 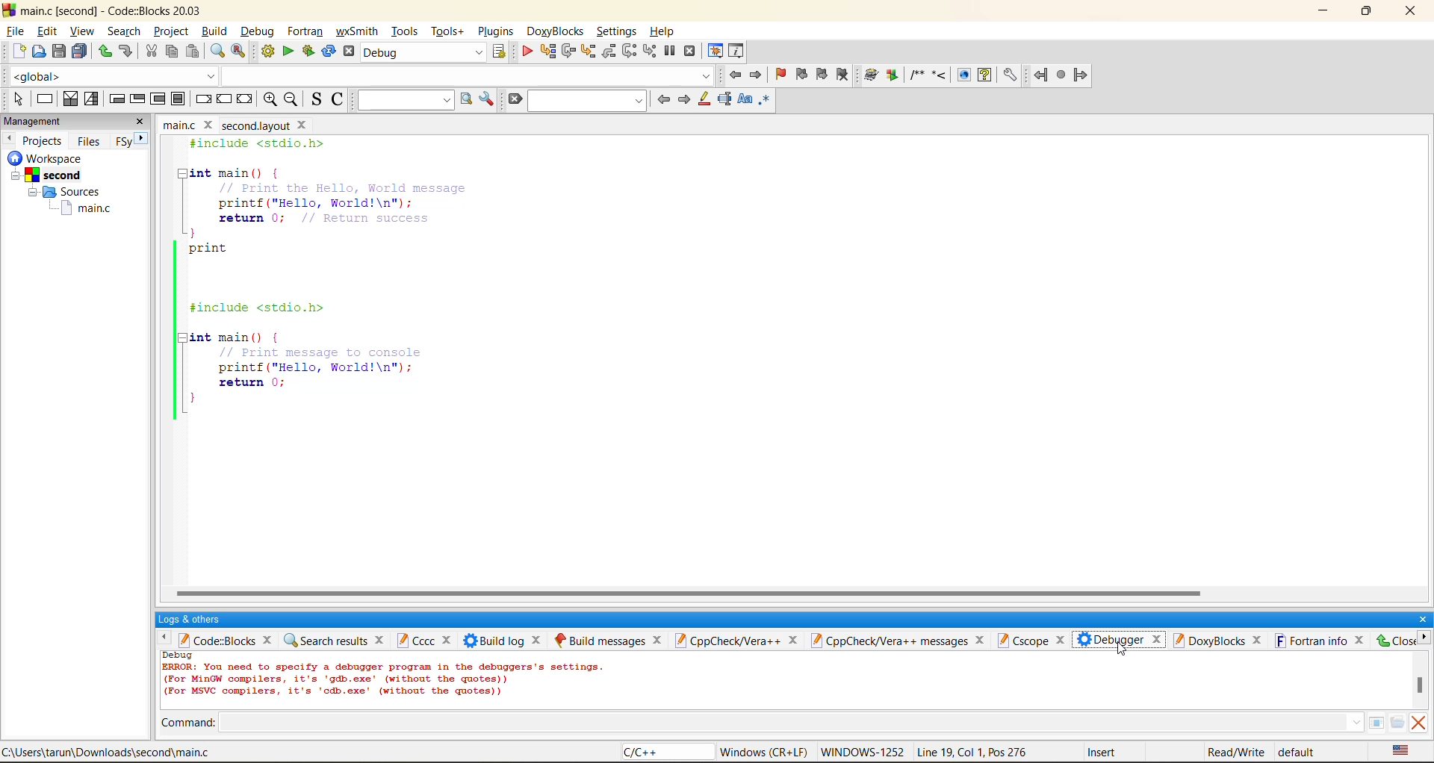 What do you see at coordinates (610, 638) in the screenshot?
I see `build messages` at bounding box center [610, 638].